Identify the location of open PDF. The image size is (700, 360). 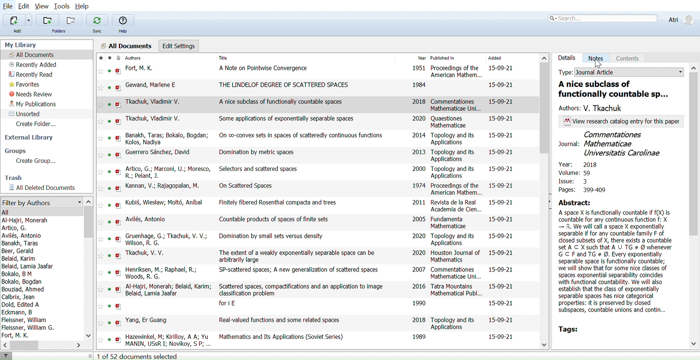
(118, 273).